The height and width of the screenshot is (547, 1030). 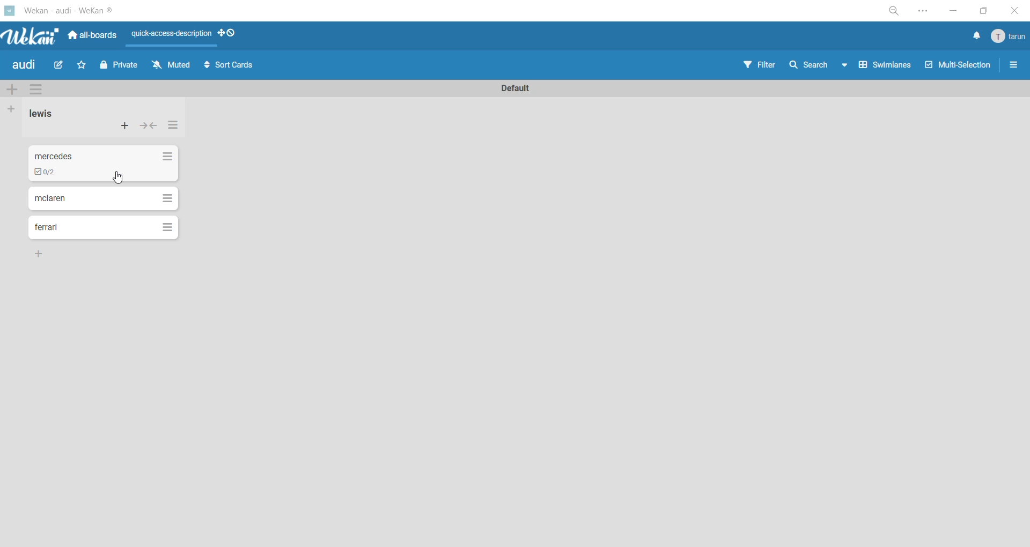 What do you see at coordinates (79, 64) in the screenshot?
I see `star` at bounding box center [79, 64].